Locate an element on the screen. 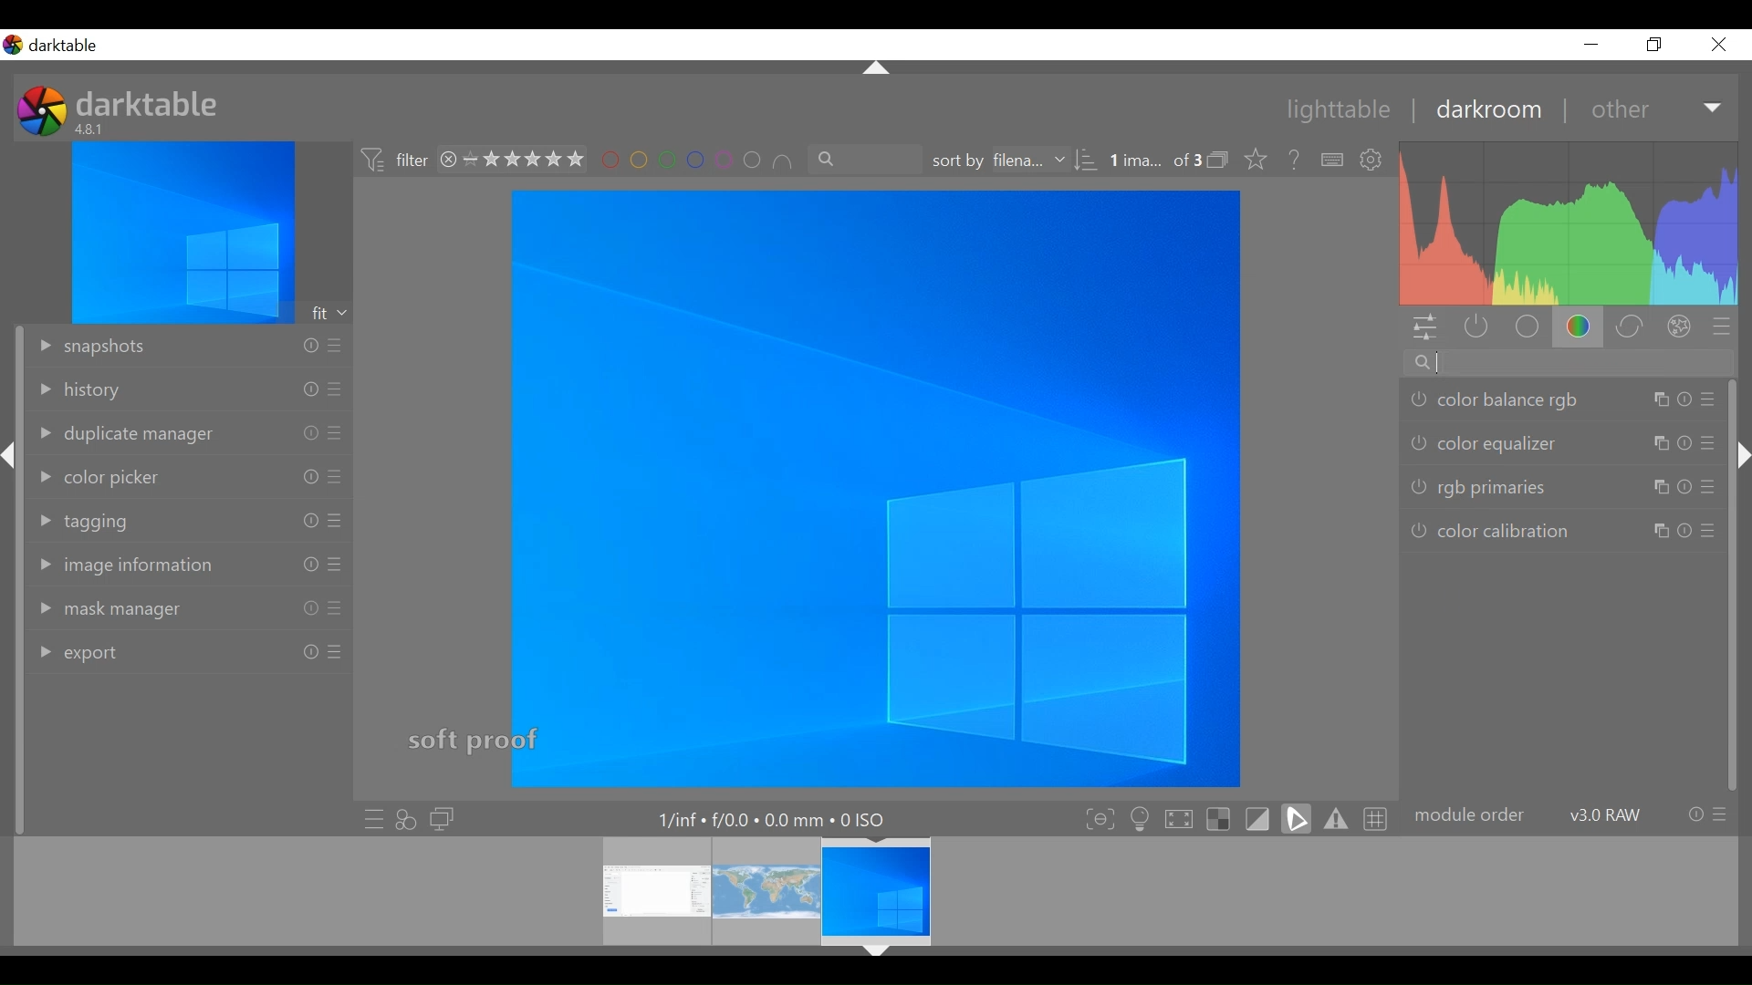  lighttable is located at coordinates (1337, 111).